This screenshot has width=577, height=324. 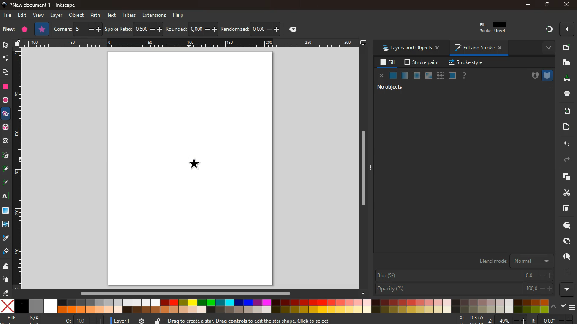 What do you see at coordinates (185, 133) in the screenshot?
I see `shape` at bounding box center [185, 133].